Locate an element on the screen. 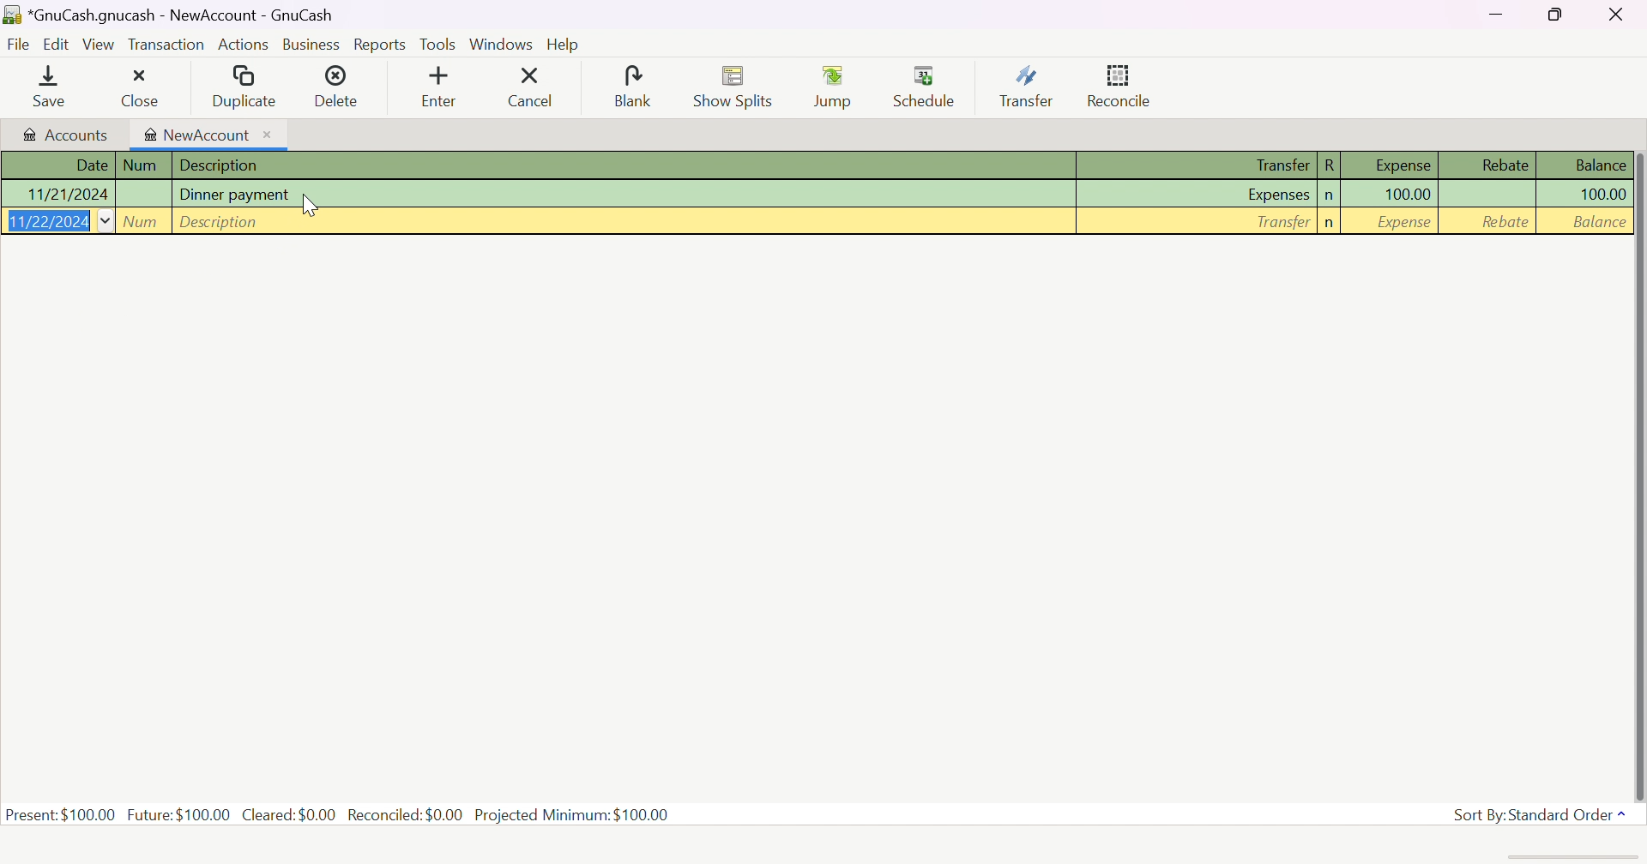 The width and height of the screenshot is (1647, 864). Tools is located at coordinates (438, 45).